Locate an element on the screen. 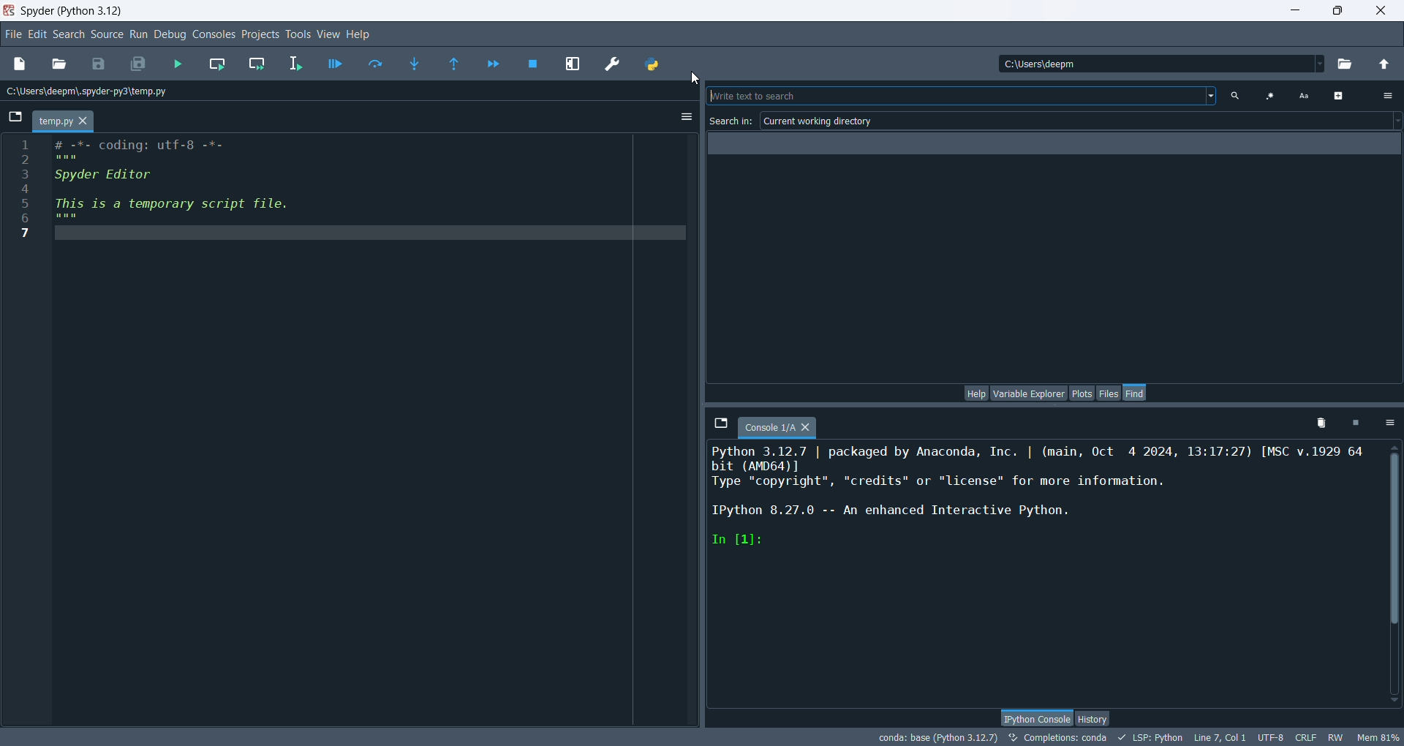  case sensitive search is located at coordinates (1302, 97).